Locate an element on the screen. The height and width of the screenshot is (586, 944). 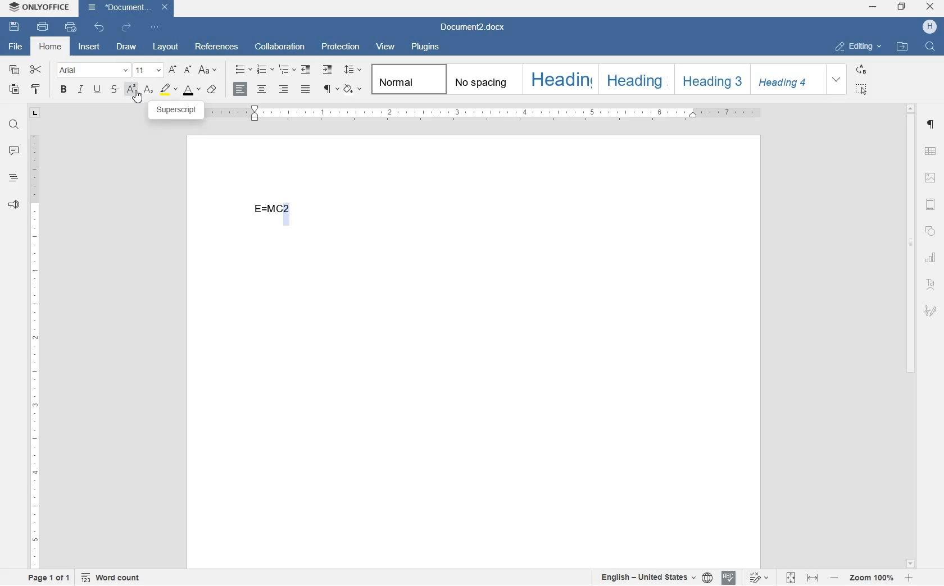
text art is located at coordinates (932, 285).